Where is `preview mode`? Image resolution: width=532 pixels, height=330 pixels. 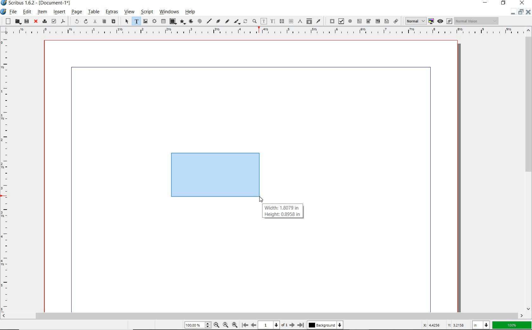
preview mode is located at coordinates (440, 21).